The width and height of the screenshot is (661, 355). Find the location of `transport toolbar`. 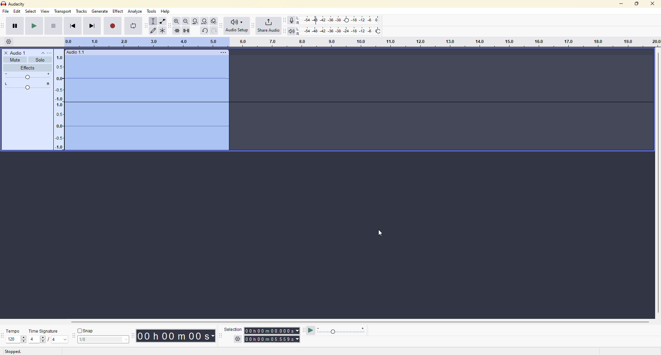

transport toolbar is located at coordinates (4, 25).